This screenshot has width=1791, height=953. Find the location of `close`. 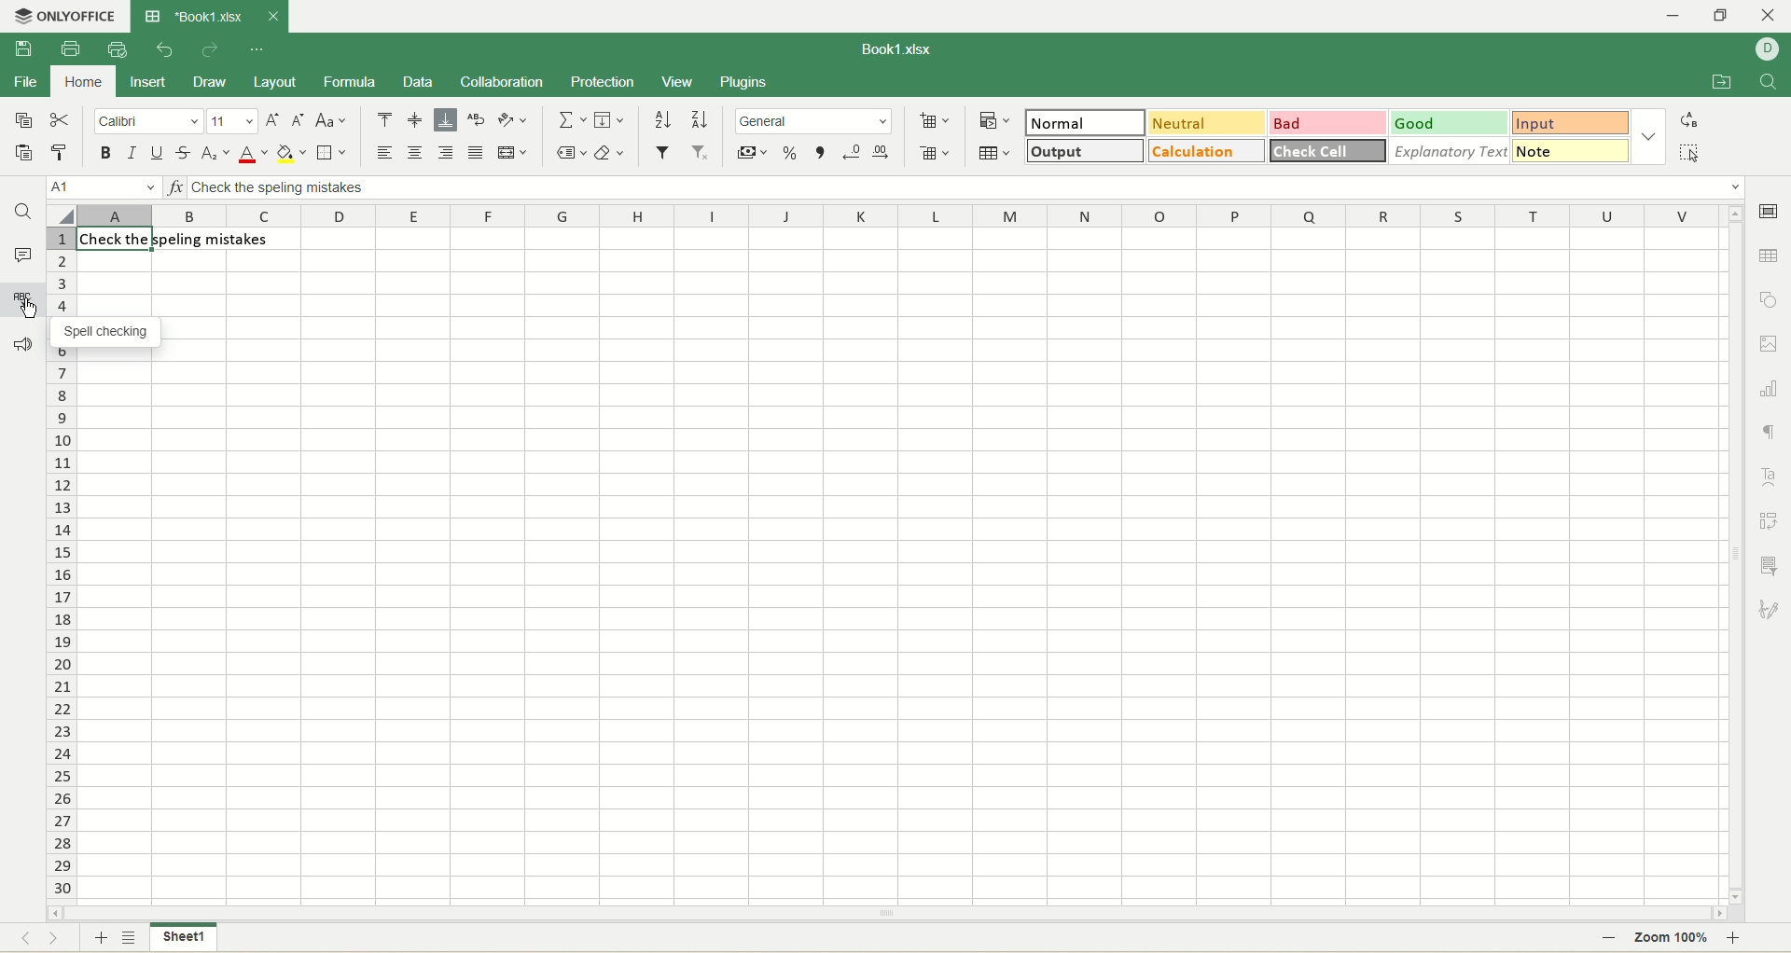

close is located at coordinates (1768, 15).